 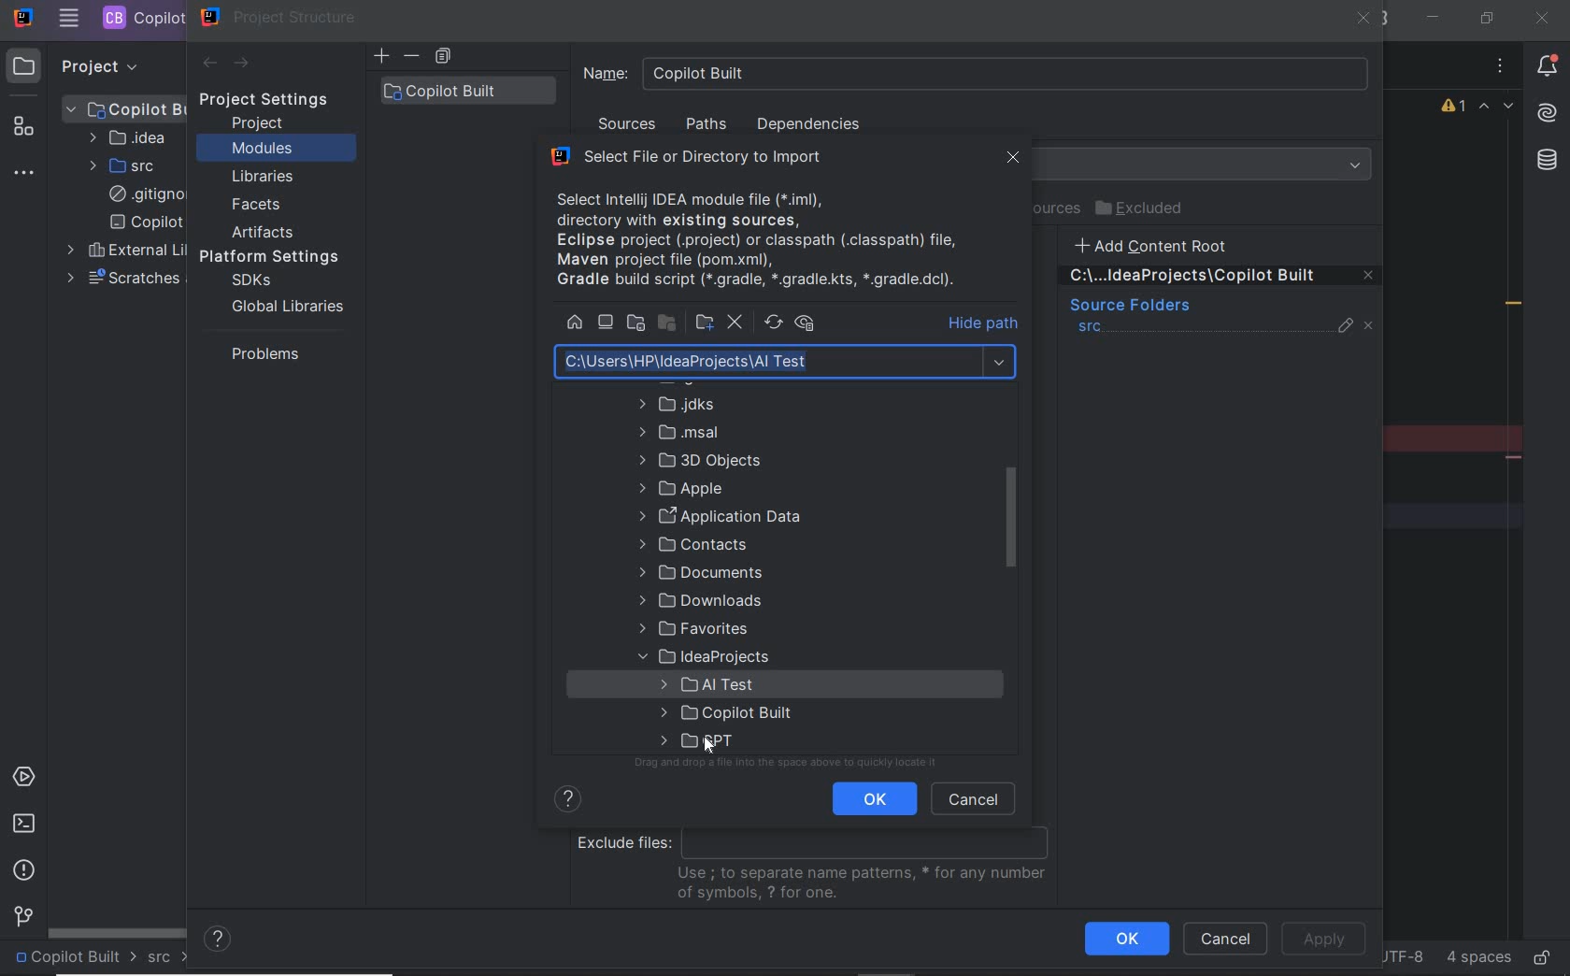 What do you see at coordinates (413, 56) in the screenshot?
I see `delete` at bounding box center [413, 56].